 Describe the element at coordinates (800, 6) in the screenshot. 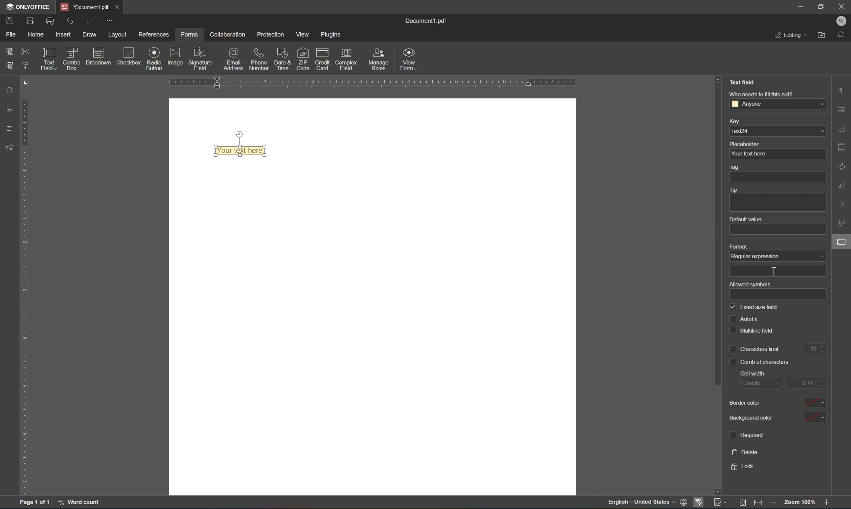

I see `minimize` at that location.